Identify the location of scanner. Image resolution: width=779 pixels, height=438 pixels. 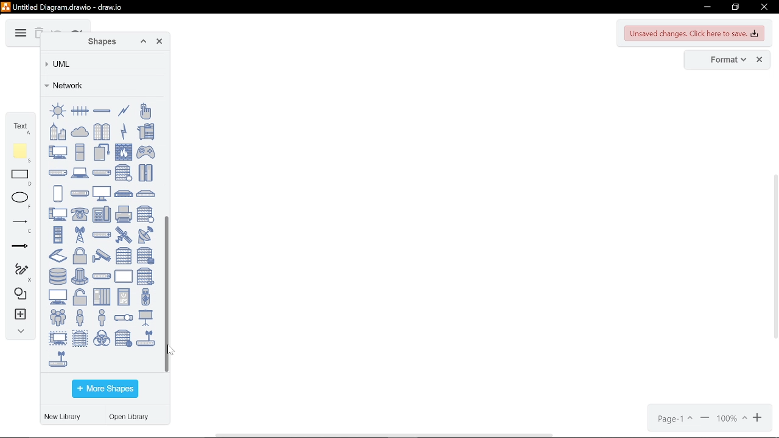
(58, 255).